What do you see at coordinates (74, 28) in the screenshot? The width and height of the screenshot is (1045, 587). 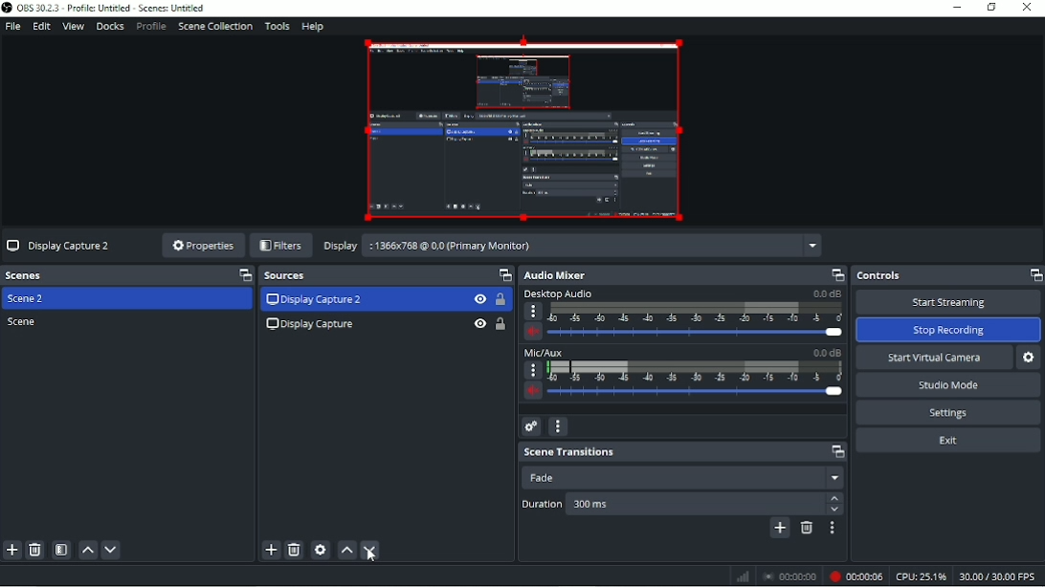 I see `View` at bounding box center [74, 28].